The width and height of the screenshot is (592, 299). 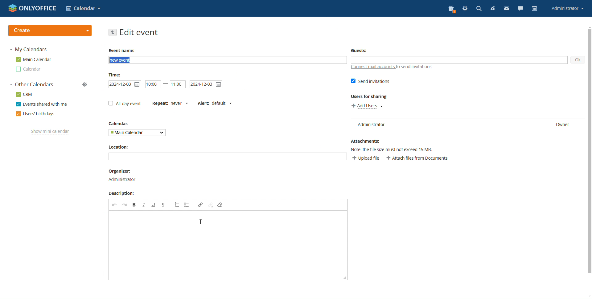 What do you see at coordinates (50, 132) in the screenshot?
I see `show mini calendar` at bounding box center [50, 132].